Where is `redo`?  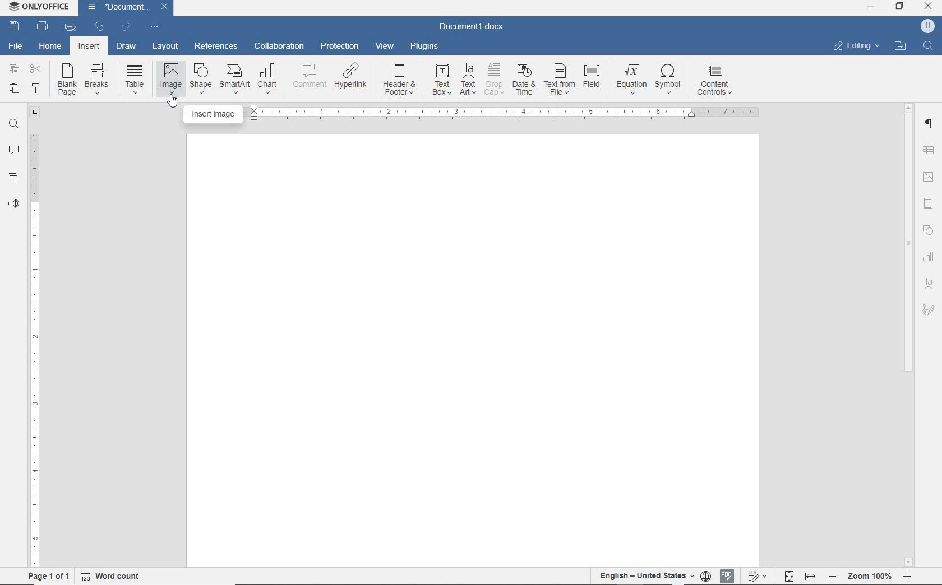
redo is located at coordinates (126, 27).